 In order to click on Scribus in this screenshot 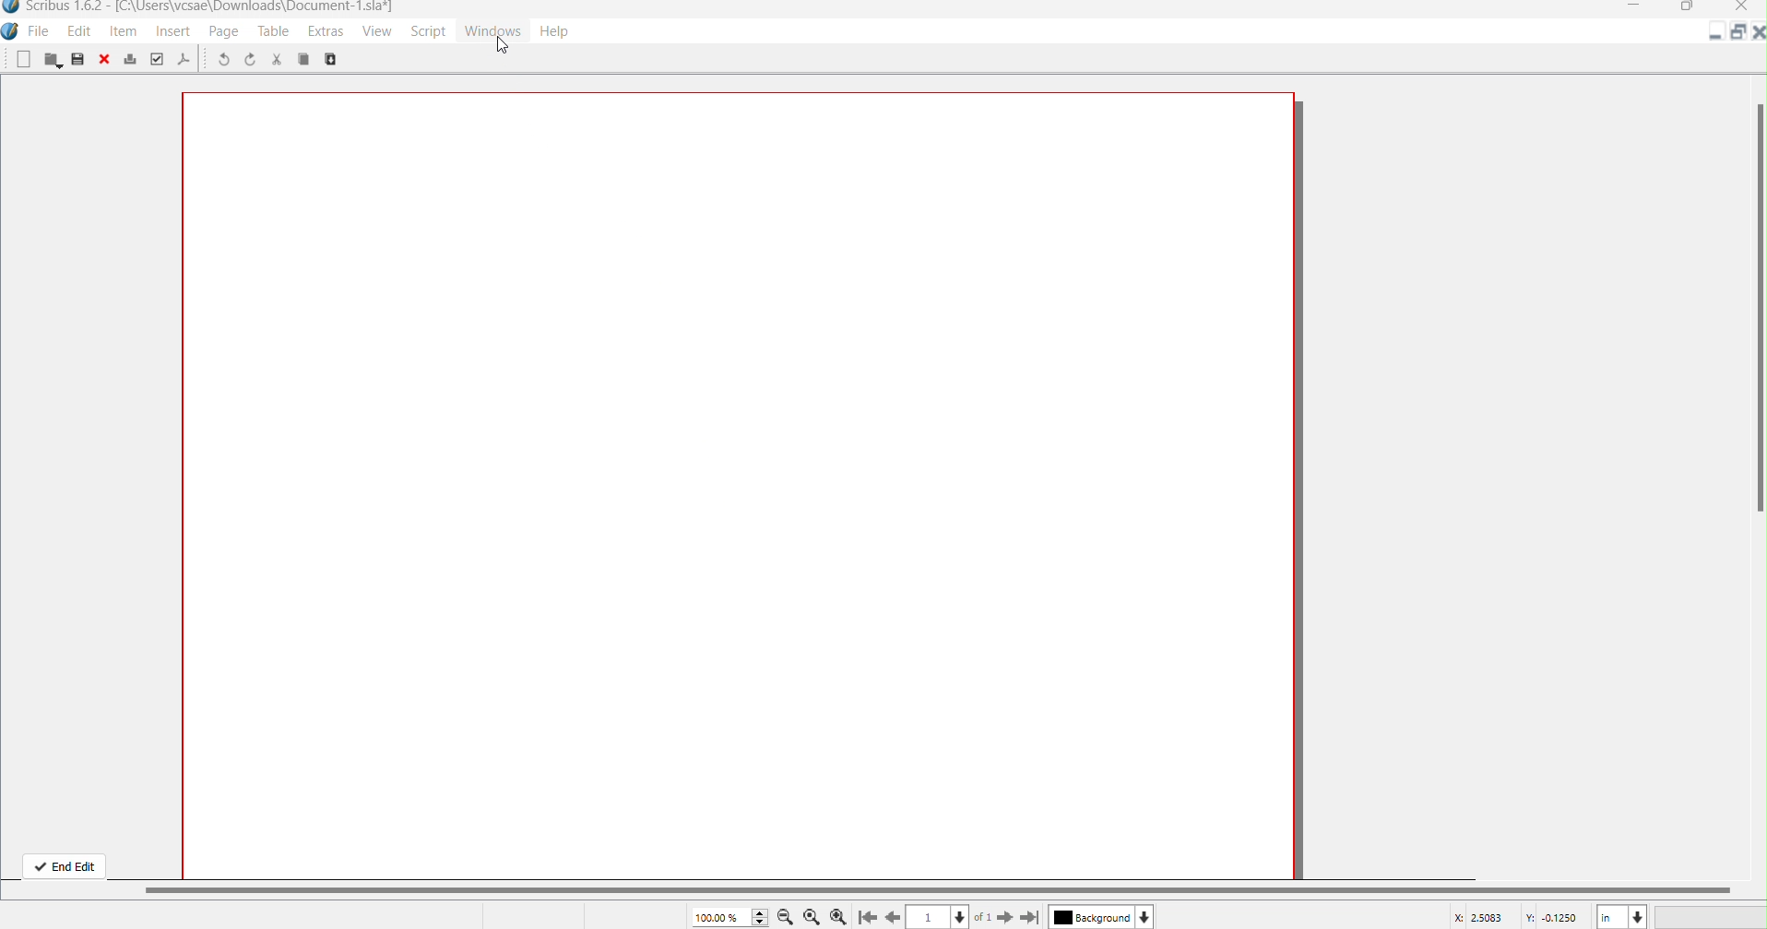, I will do `click(197, 10)`.